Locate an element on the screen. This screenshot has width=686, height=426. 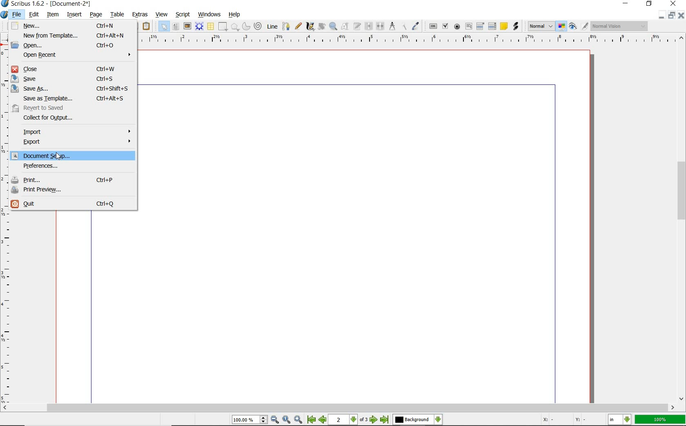
Last Page is located at coordinates (385, 420).